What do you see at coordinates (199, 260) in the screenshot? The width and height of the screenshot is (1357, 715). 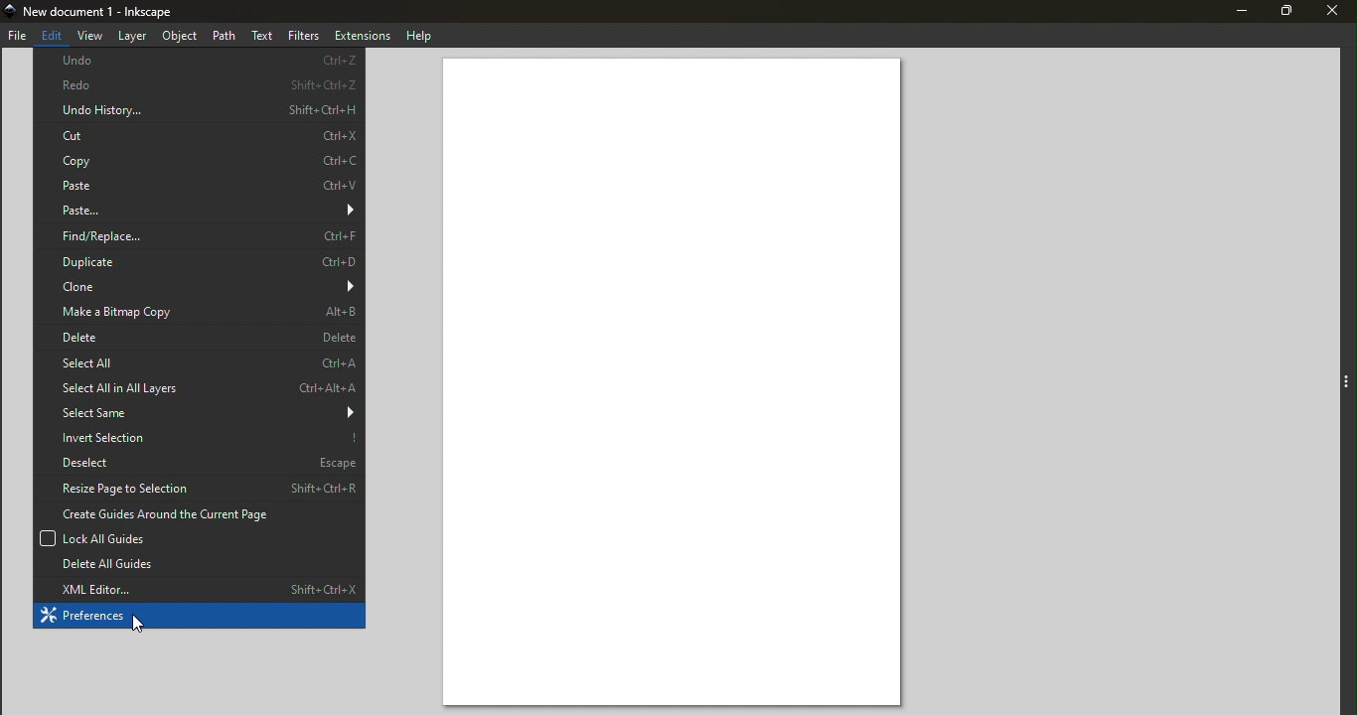 I see `Duplicate` at bounding box center [199, 260].